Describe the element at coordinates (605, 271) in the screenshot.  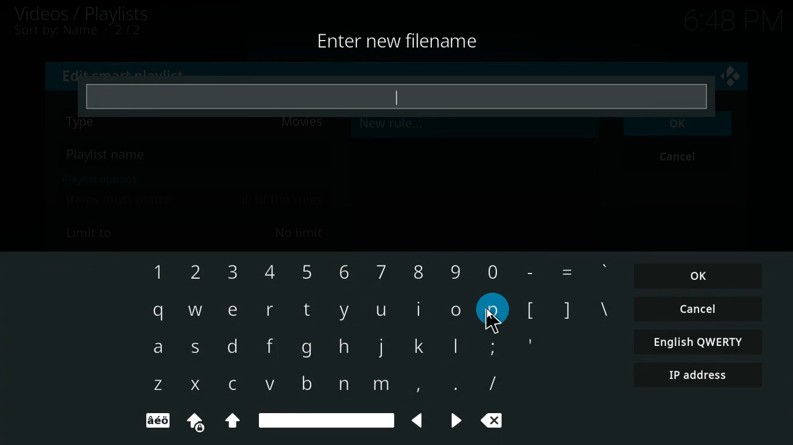
I see `'` at that location.